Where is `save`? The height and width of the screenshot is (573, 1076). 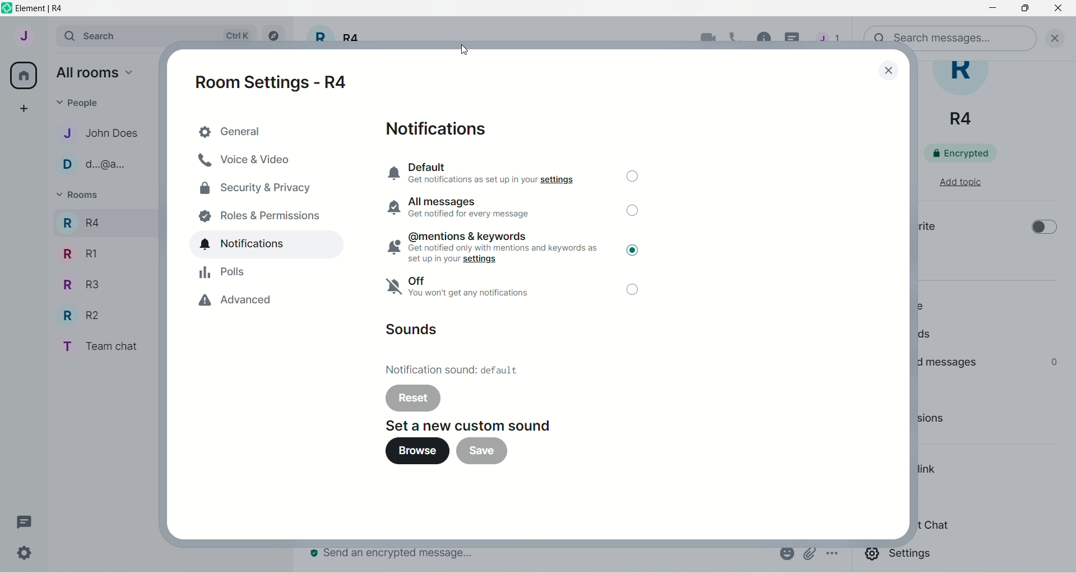 save is located at coordinates (482, 452).